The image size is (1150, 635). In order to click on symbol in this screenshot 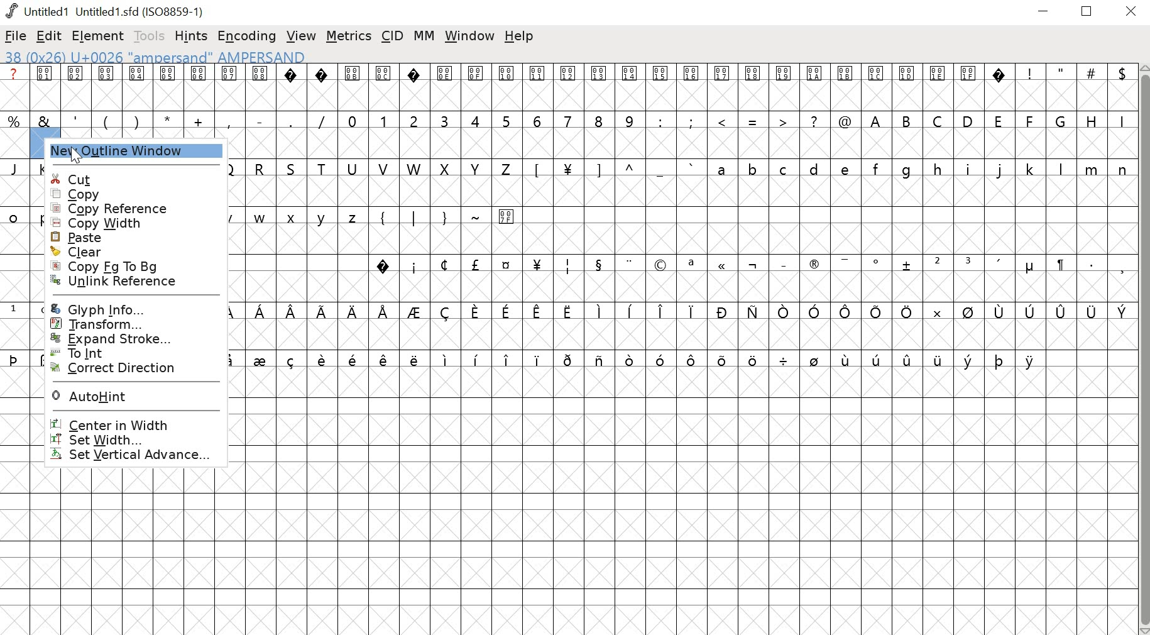, I will do `click(537, 263)`.